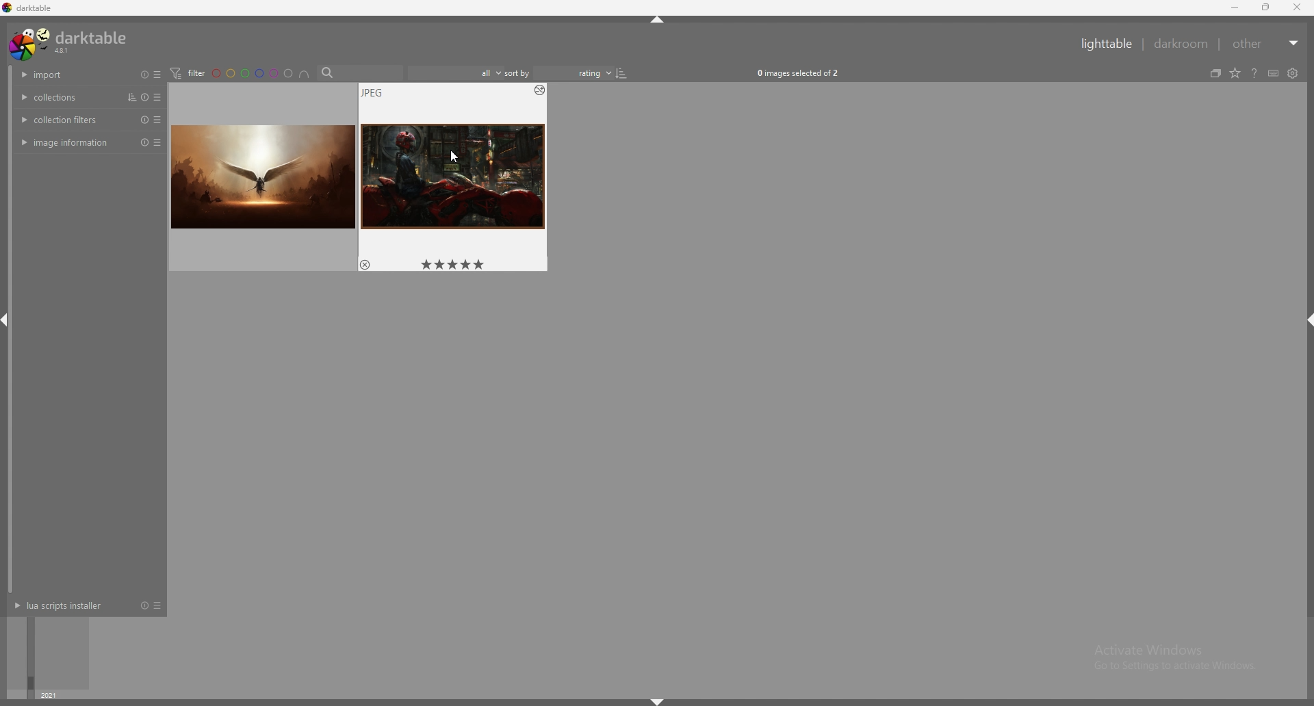 This screenshot has height=706, width=1314. Describe the element at coordinates (55, 694) in the screenshot. I see `year` at that location.